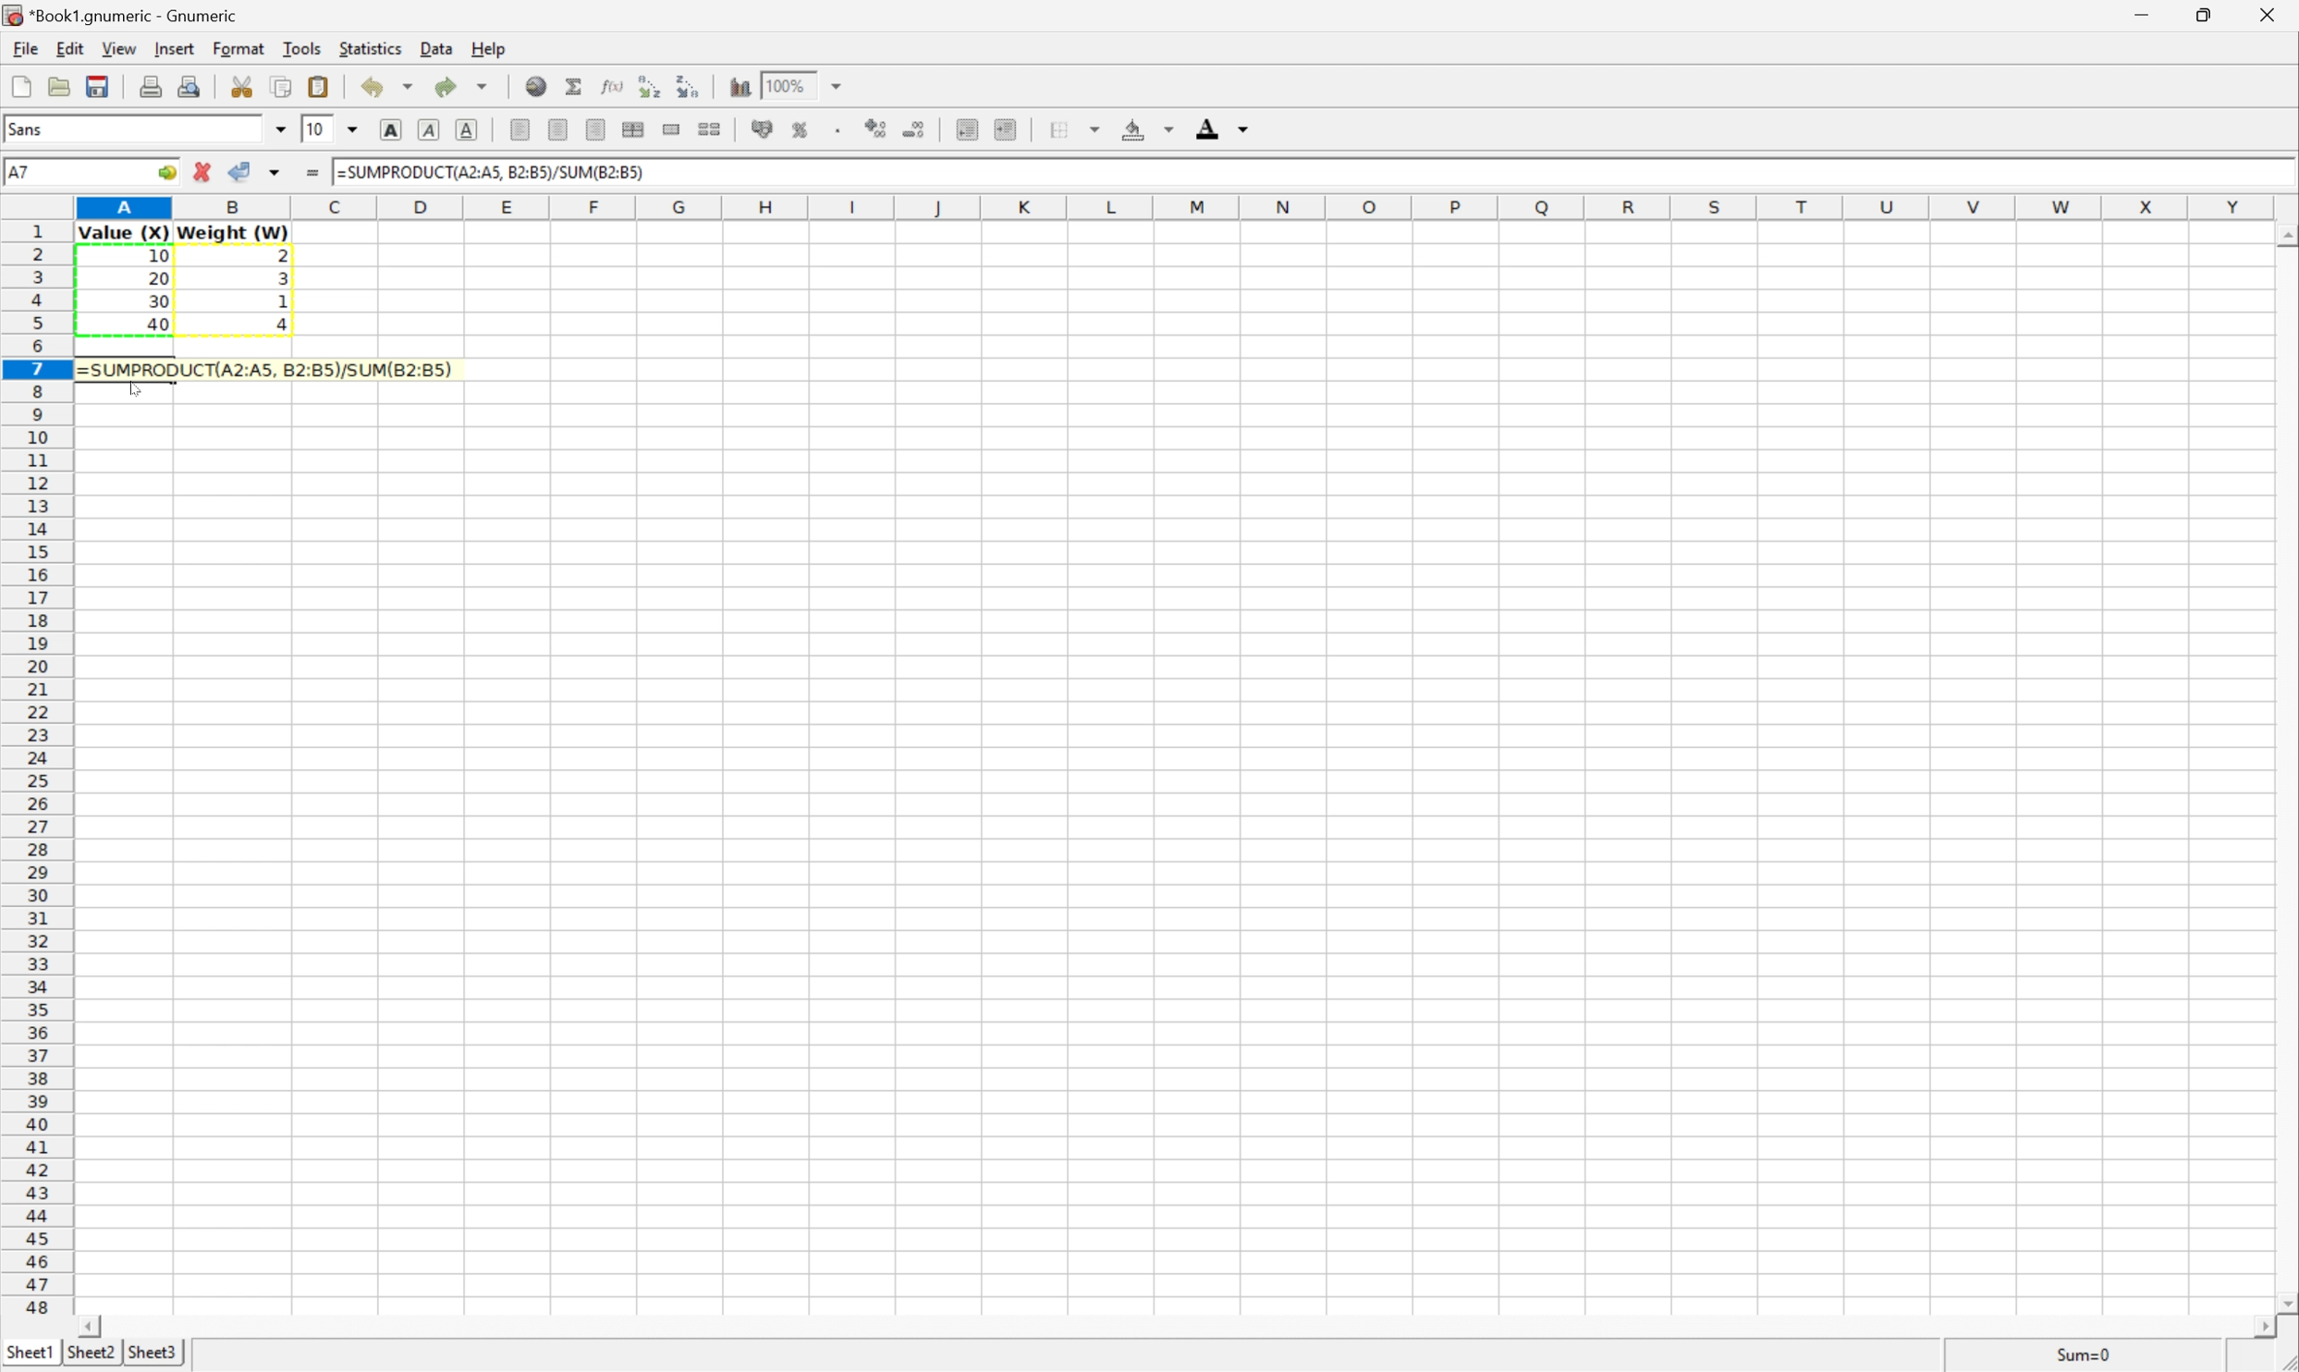 Image resolution: width=2299 pixels, height=1372 pixels. What do you see at coordinates (233, 231) in the screenshot?
I see `Weight (W)` at bounding box center [233, 231].